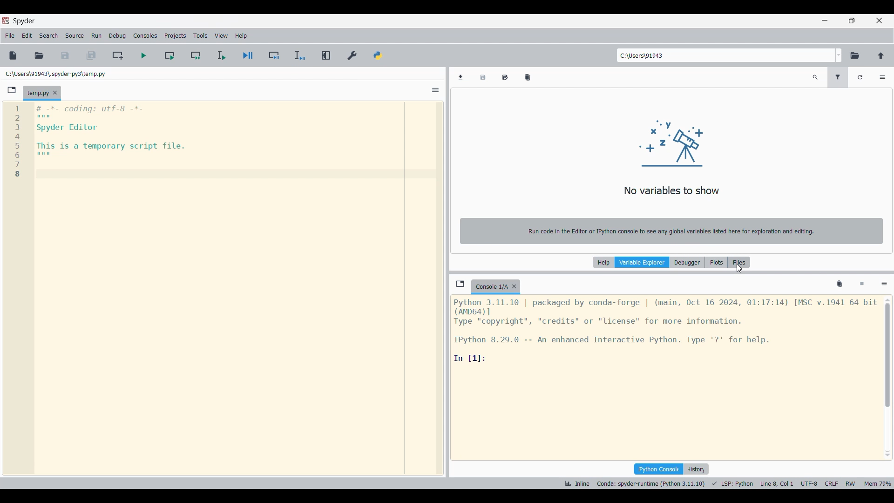  I want to click on IPython console, so click(658, 469).